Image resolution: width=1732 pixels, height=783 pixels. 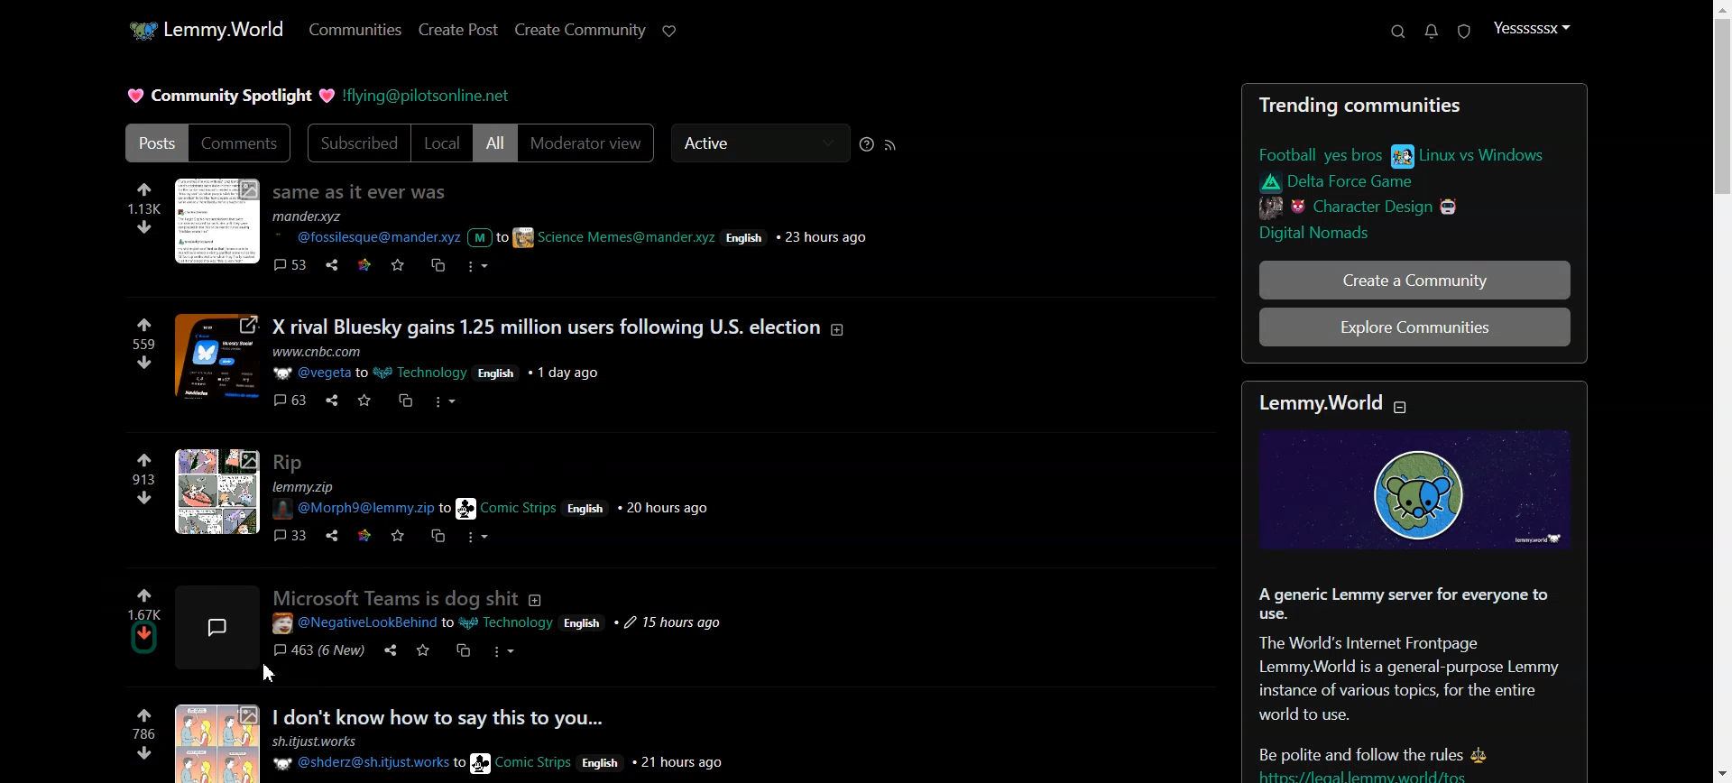 What do you see at coordinates (1415, 104) in the screenshot?
I see `Text` at bounding box center [1415, 104].